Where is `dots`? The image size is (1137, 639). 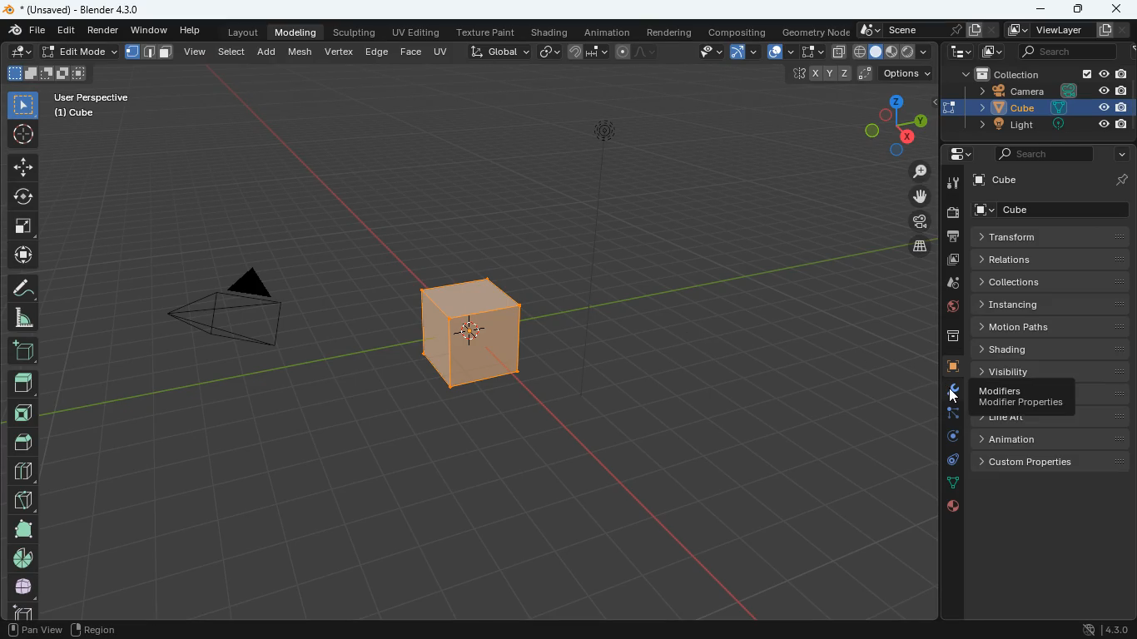 dots is located at coordinates (950, 484).